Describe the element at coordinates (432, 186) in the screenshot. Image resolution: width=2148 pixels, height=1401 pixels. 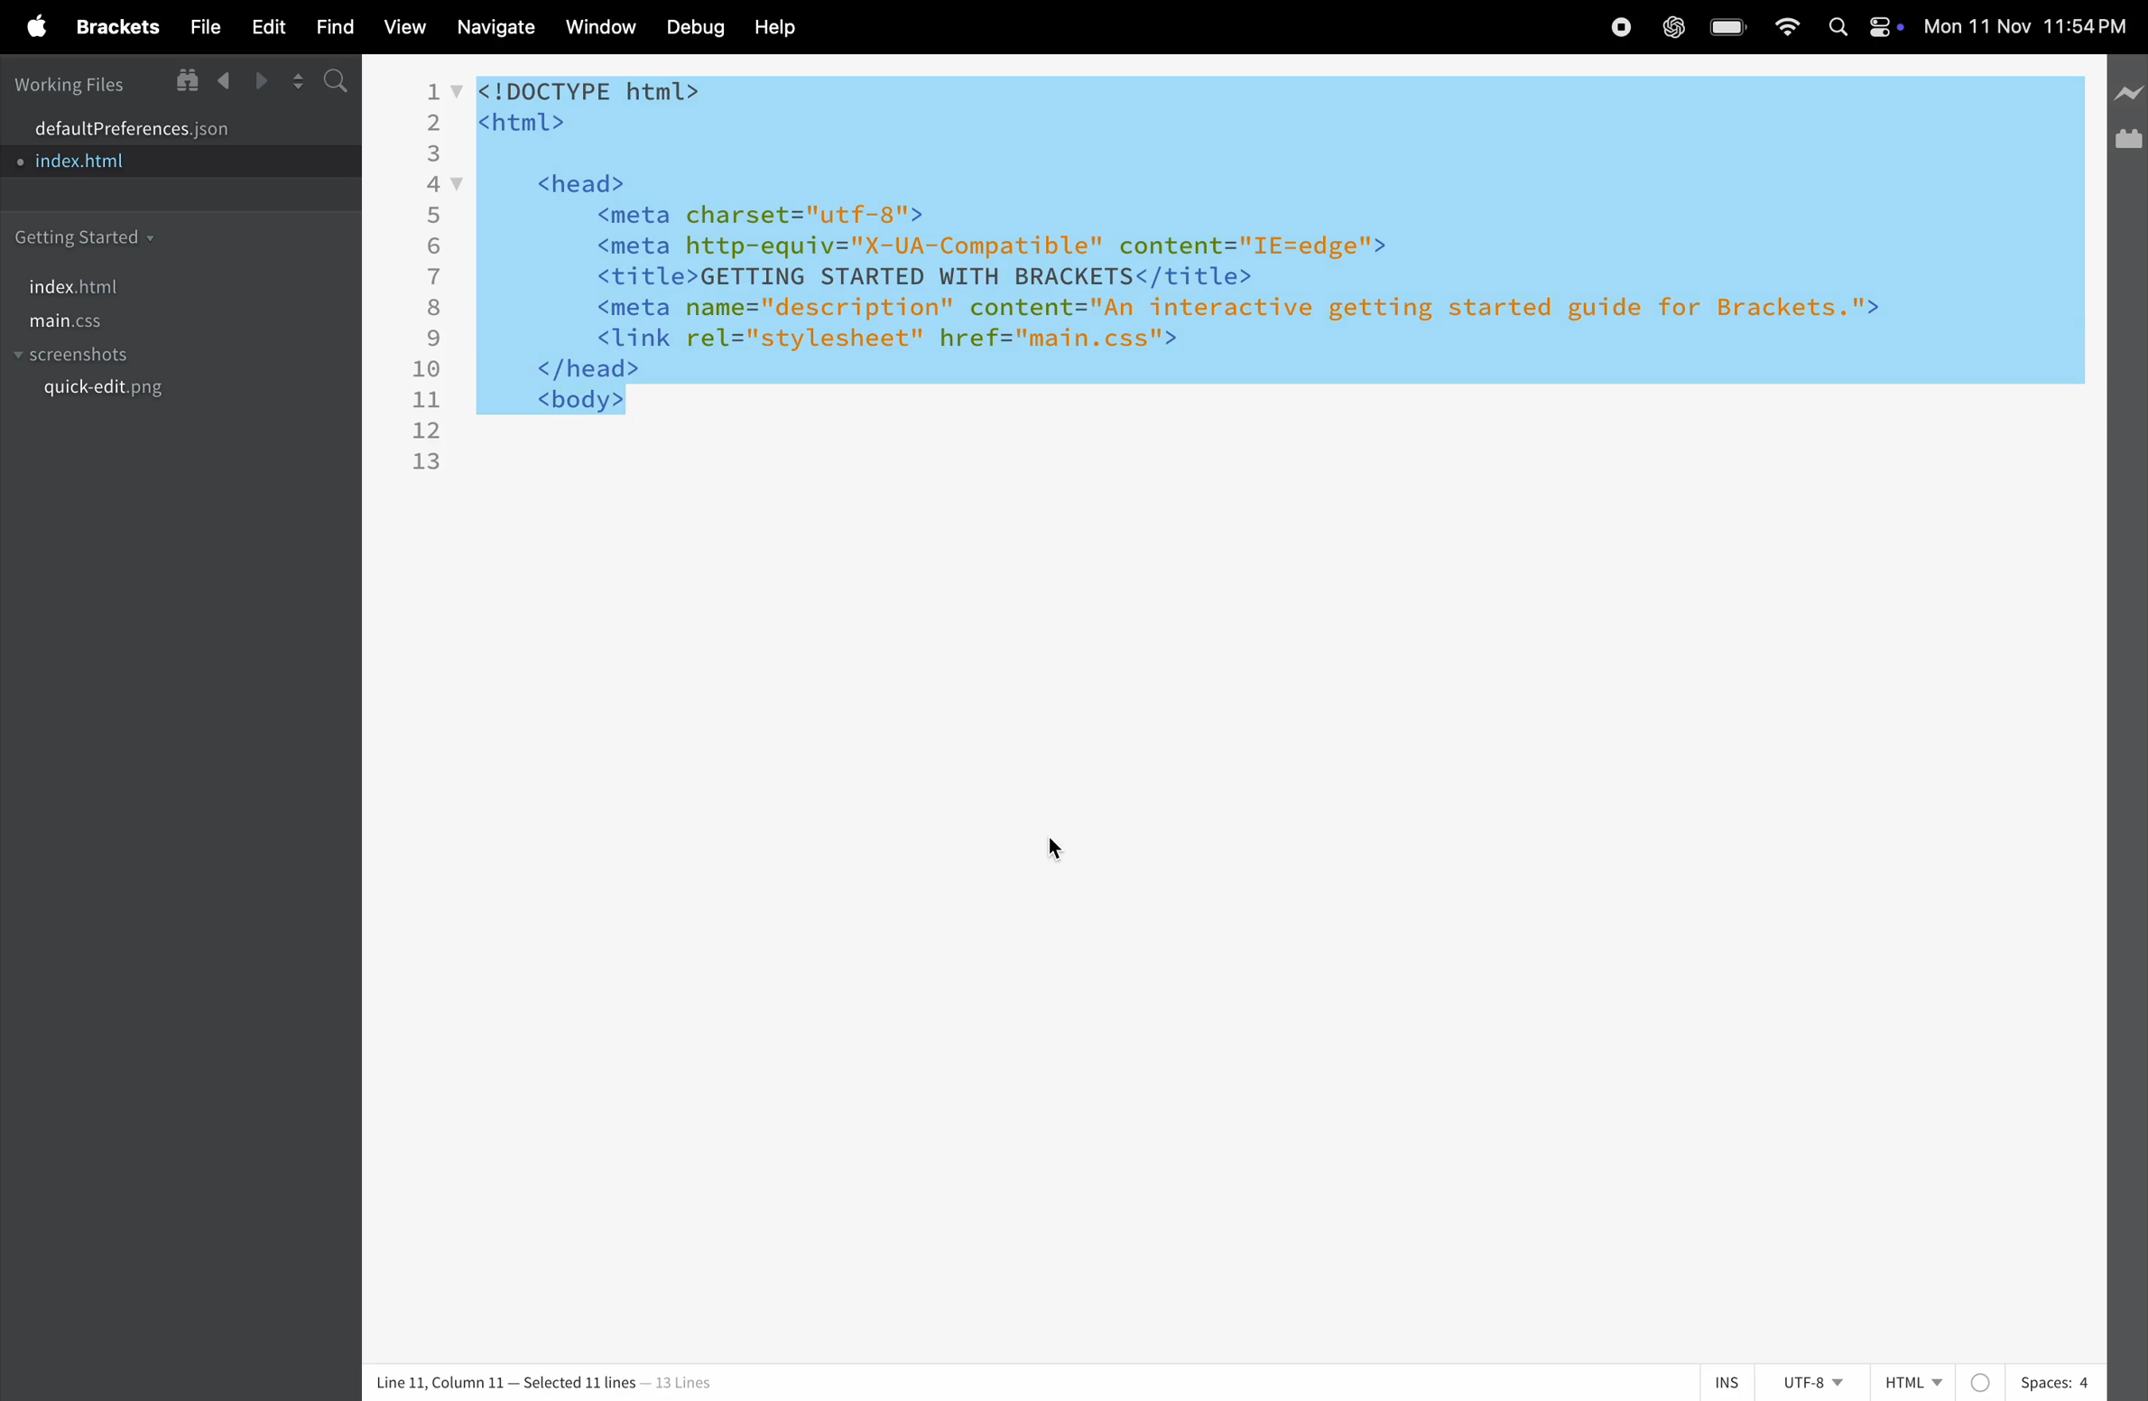
I see `4` at that location.